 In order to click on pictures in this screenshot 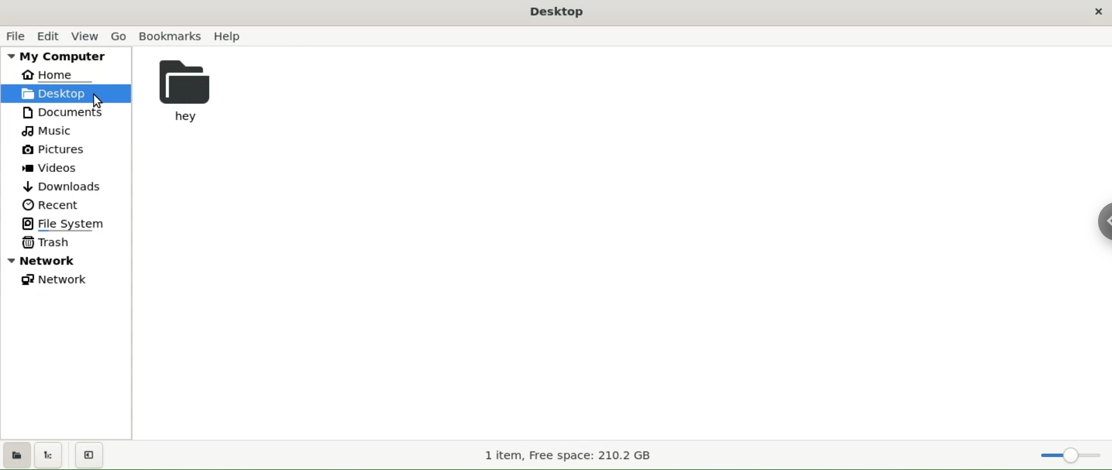, I will do `click(54, 149)`.